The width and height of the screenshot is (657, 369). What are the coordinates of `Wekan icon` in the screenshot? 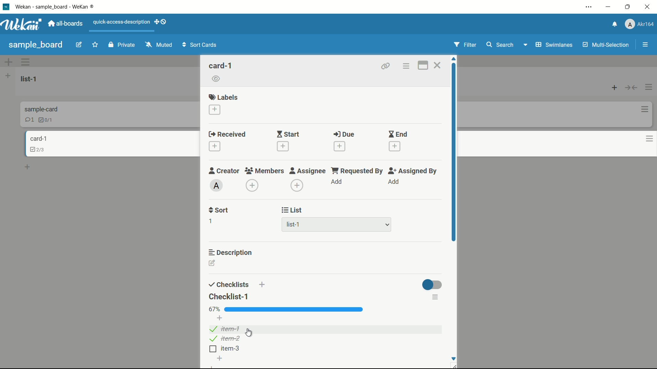 It's located at (6, 7).